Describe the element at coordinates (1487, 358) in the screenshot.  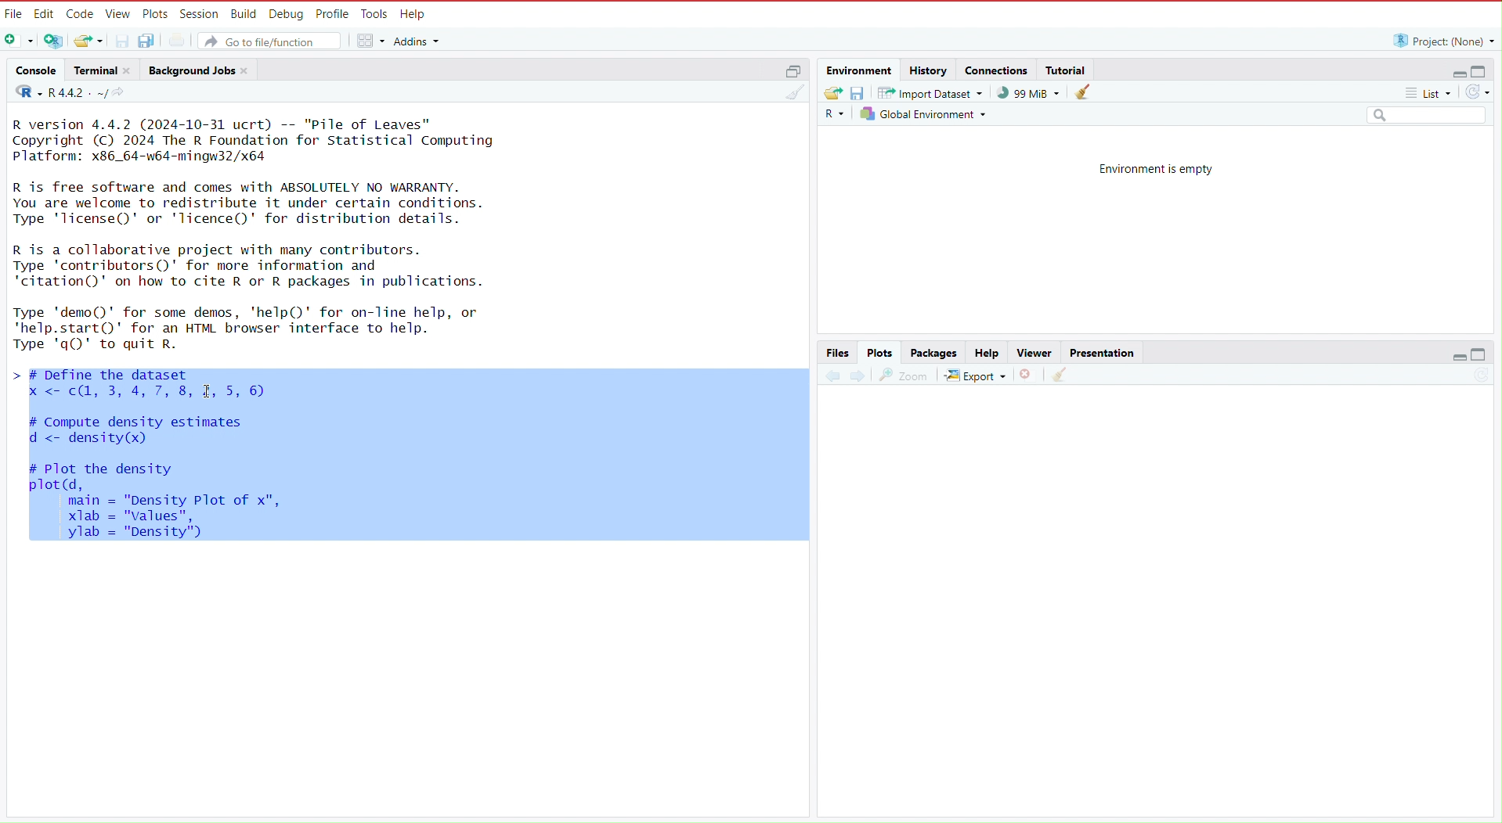
I see `maximize` at that location.